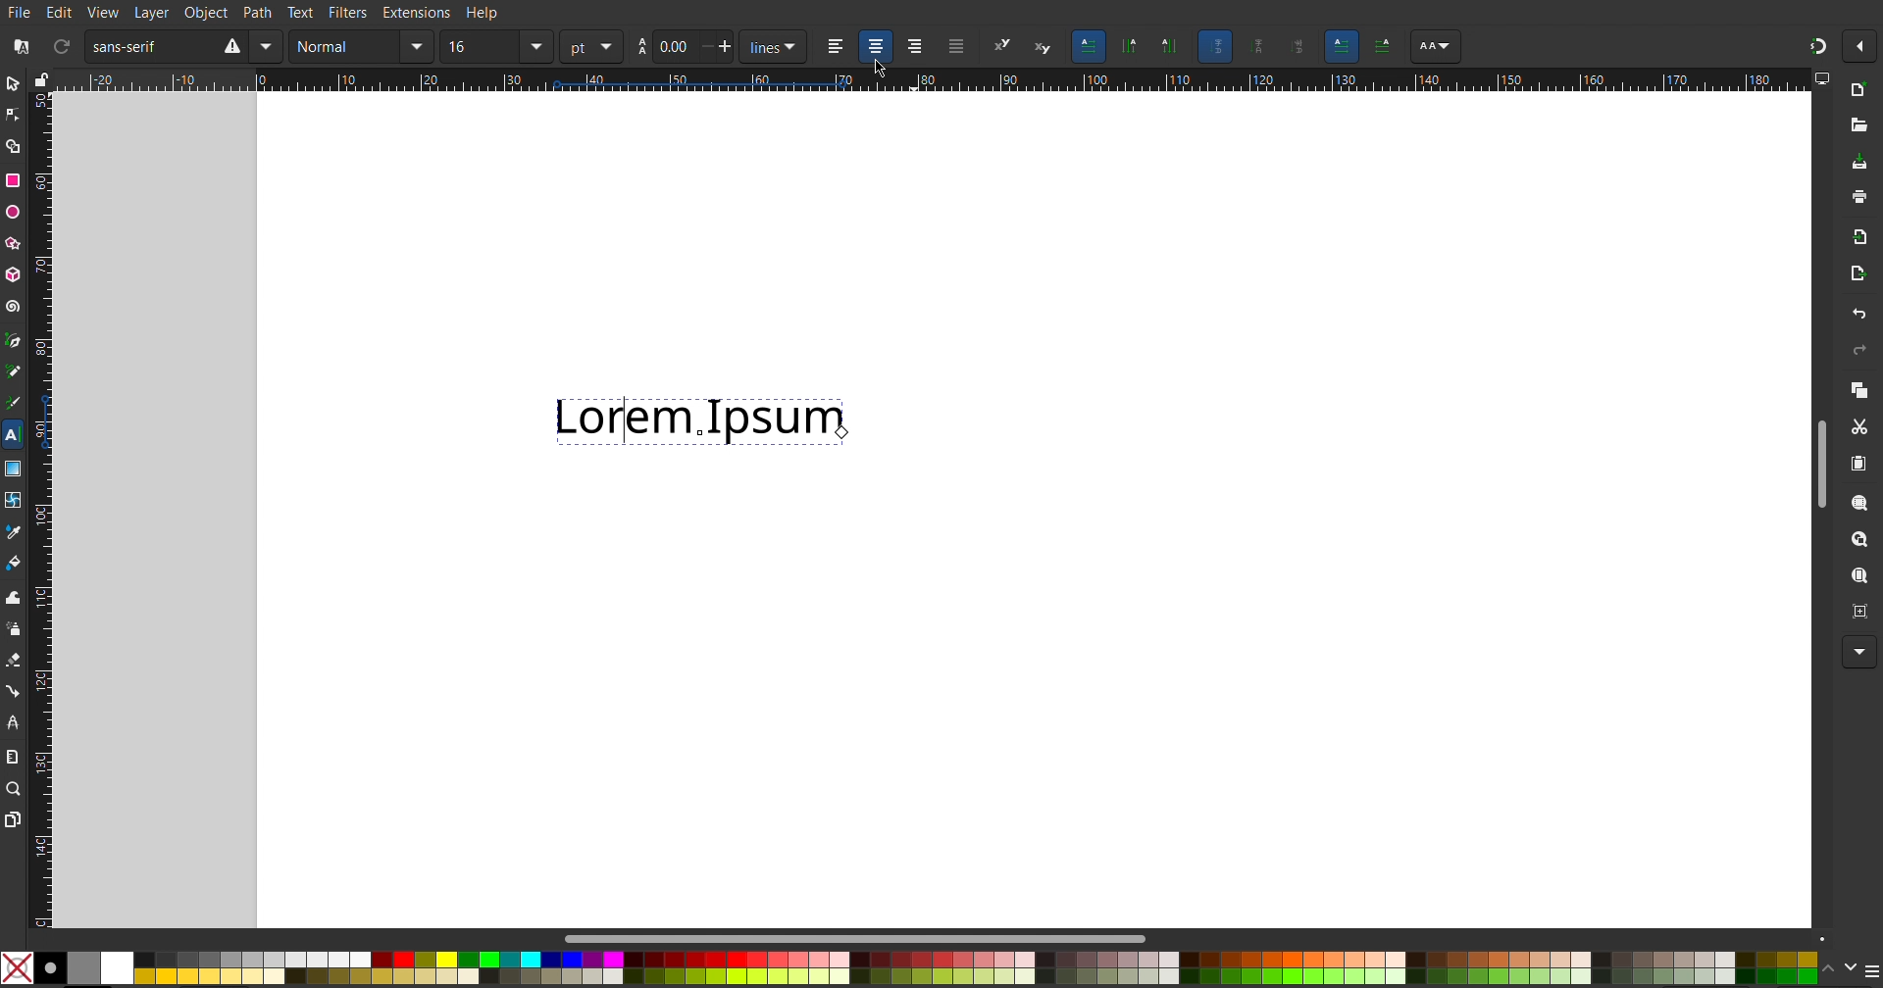 This screenshot has width=1883, height=988. What do you see at coordinates (1861, 504) in the screenshot?
I see `Zoom Selection` at bounding box center [1861, 504].